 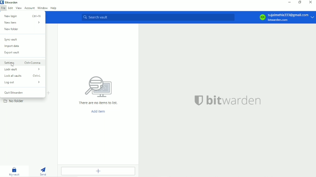 I want to click on Quit bitwarden, so click(x=13, y=93).